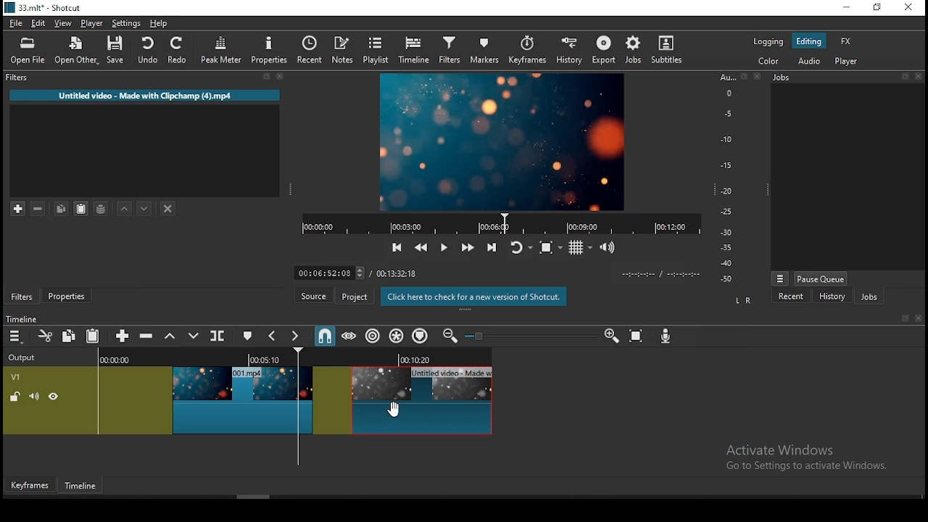  I want to click on menu, so click(16, 336).